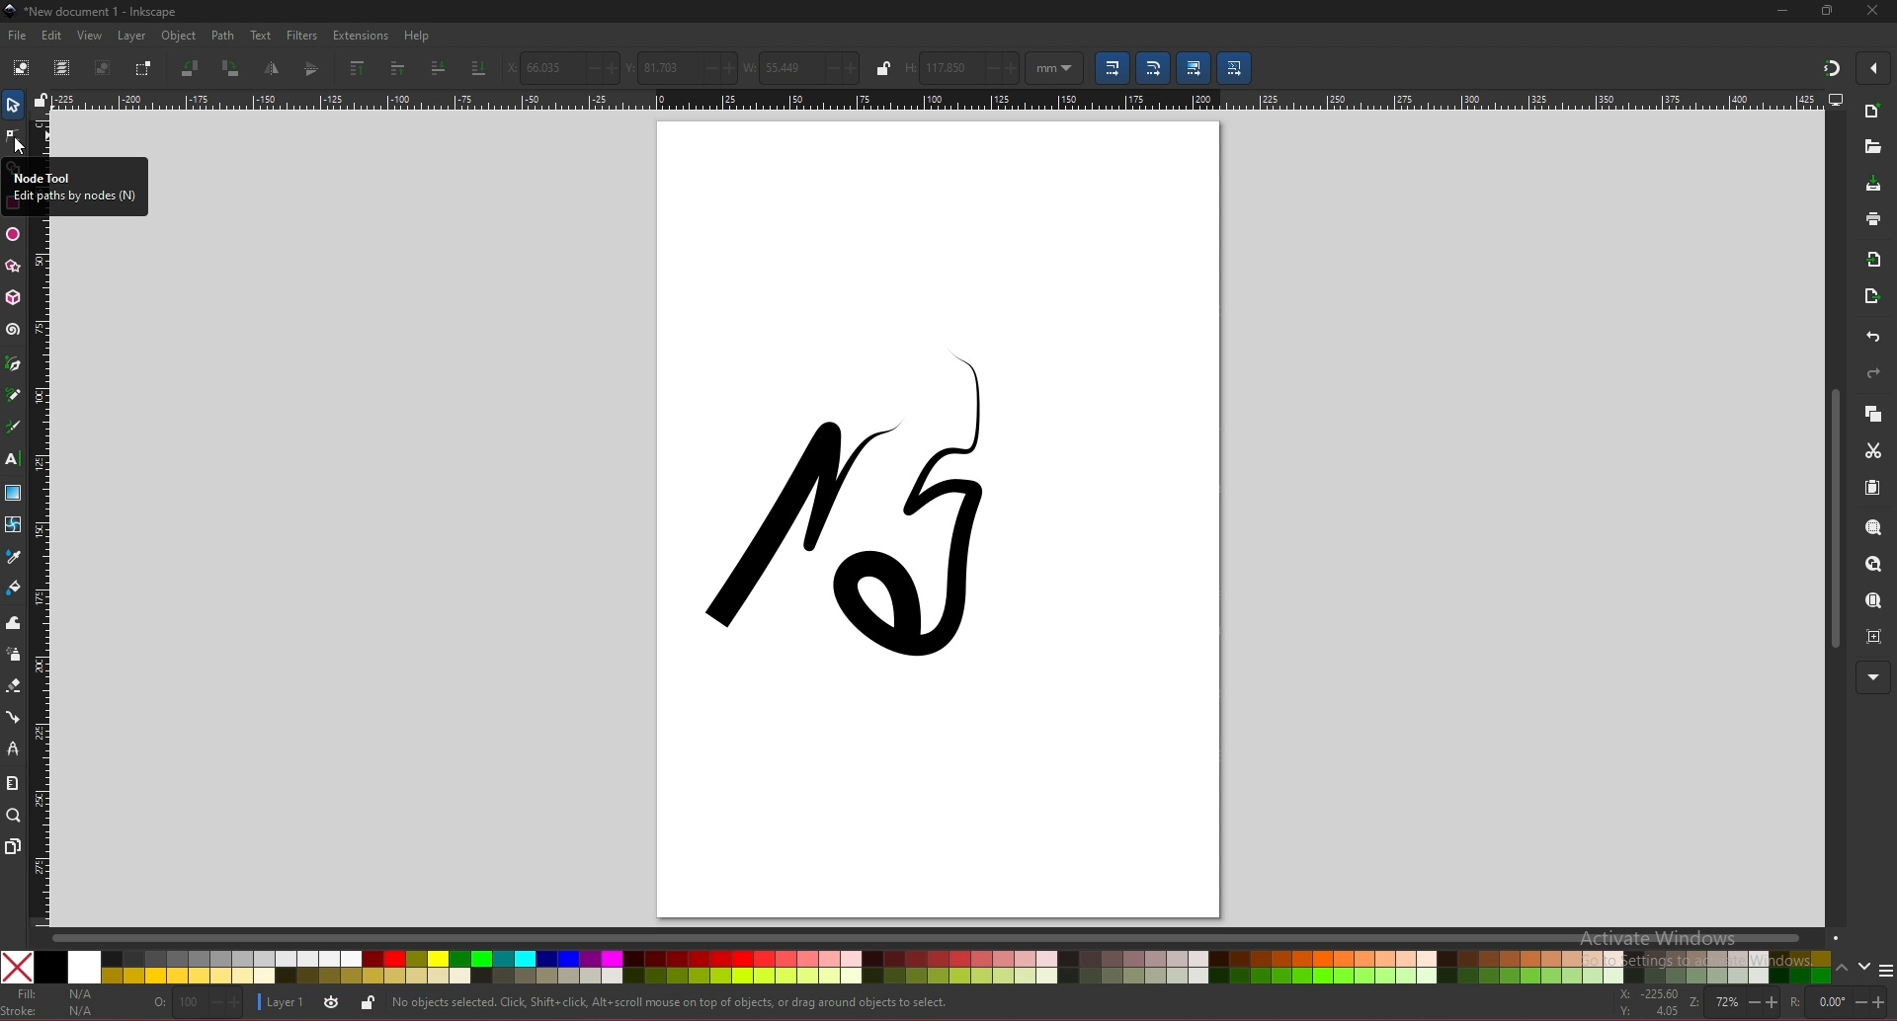  I want to click on filters, so click(301, 36).